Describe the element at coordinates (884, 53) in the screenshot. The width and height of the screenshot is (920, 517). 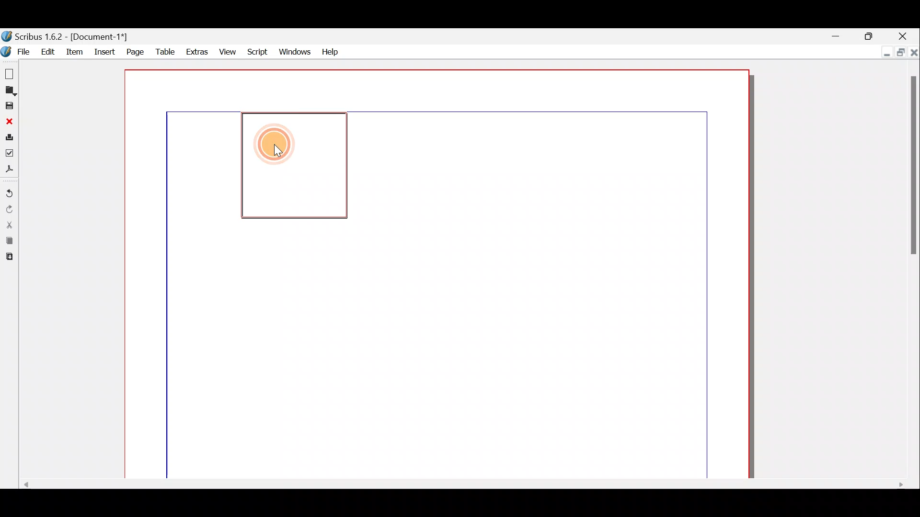
I see `Minimise` at that location.